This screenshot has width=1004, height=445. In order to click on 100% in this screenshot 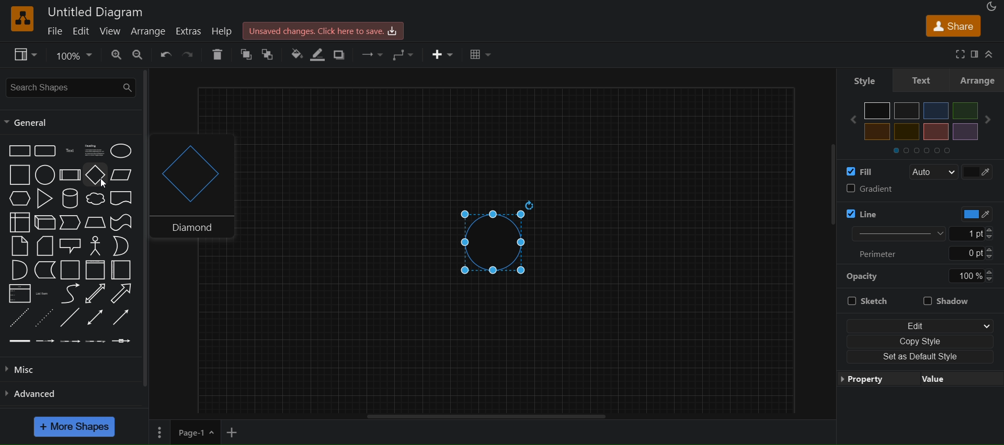, I will do `click(971, 276)`.